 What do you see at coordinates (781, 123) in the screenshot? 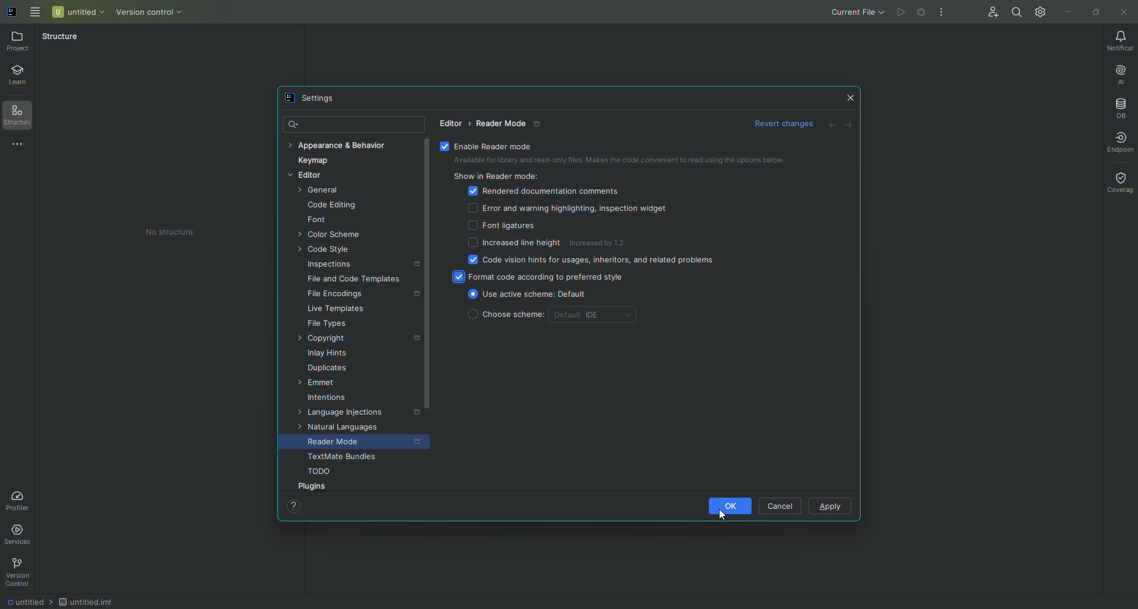
I see `revert changes` at bounding box center [781, 123].